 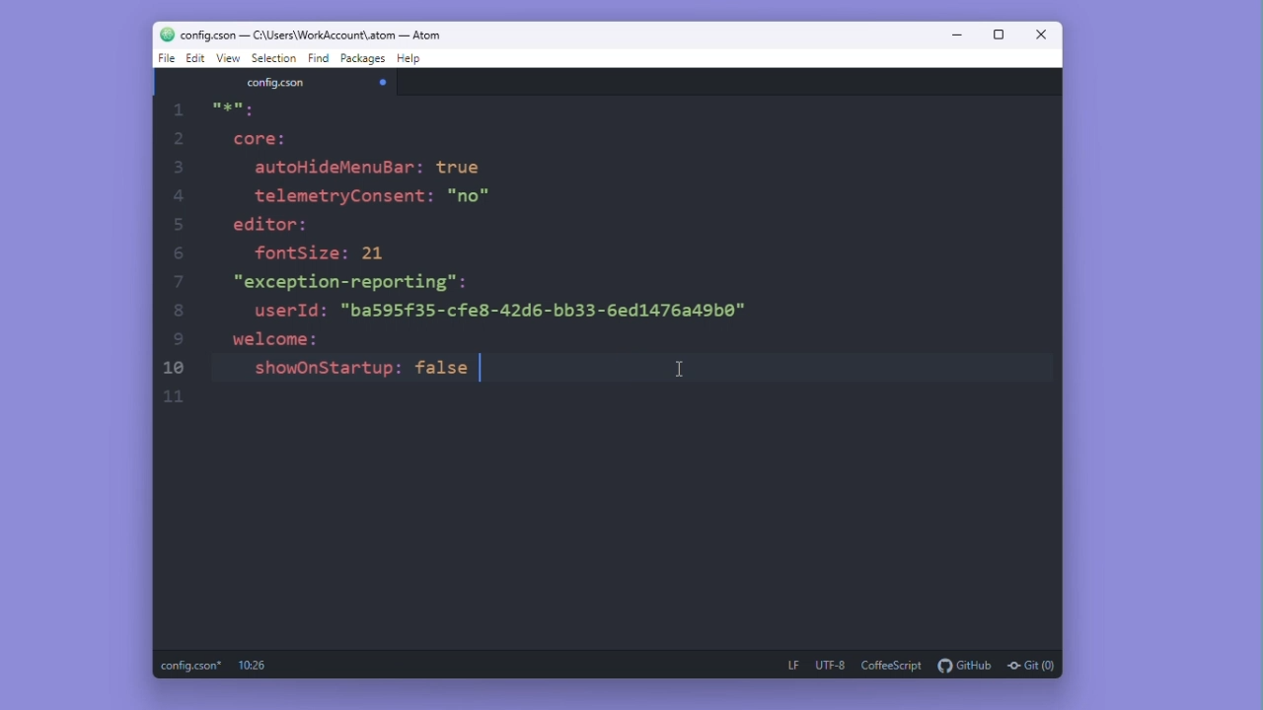 What do you see at coordinates (275, 59) in the screenshot?
I see `Selection` at bounding box center [275, 59].